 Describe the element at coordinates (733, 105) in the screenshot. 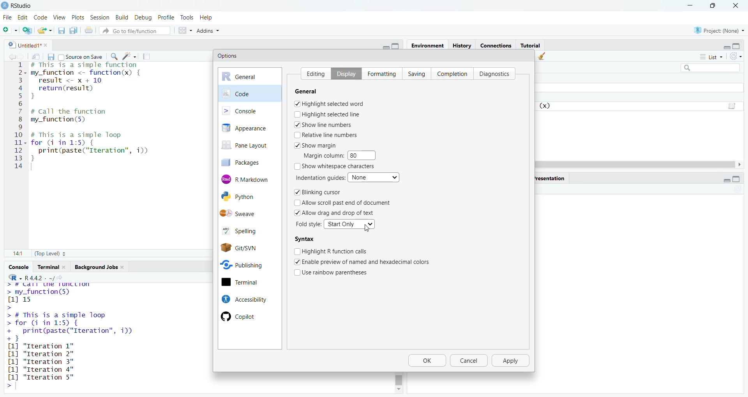

I see `script` at that location.